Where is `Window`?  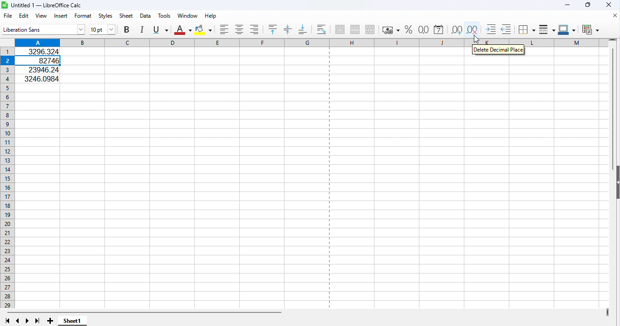 Window is located at coordinates (187, 15).